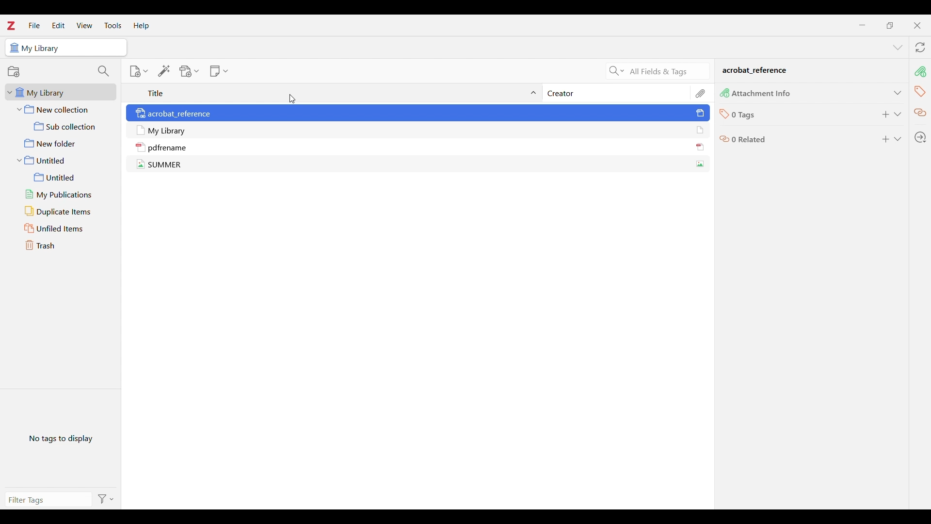  What do you see at coordinates (920, 48) in the screenshot?
I see `Sync with zotero.org` at bounding box center [920, 48].